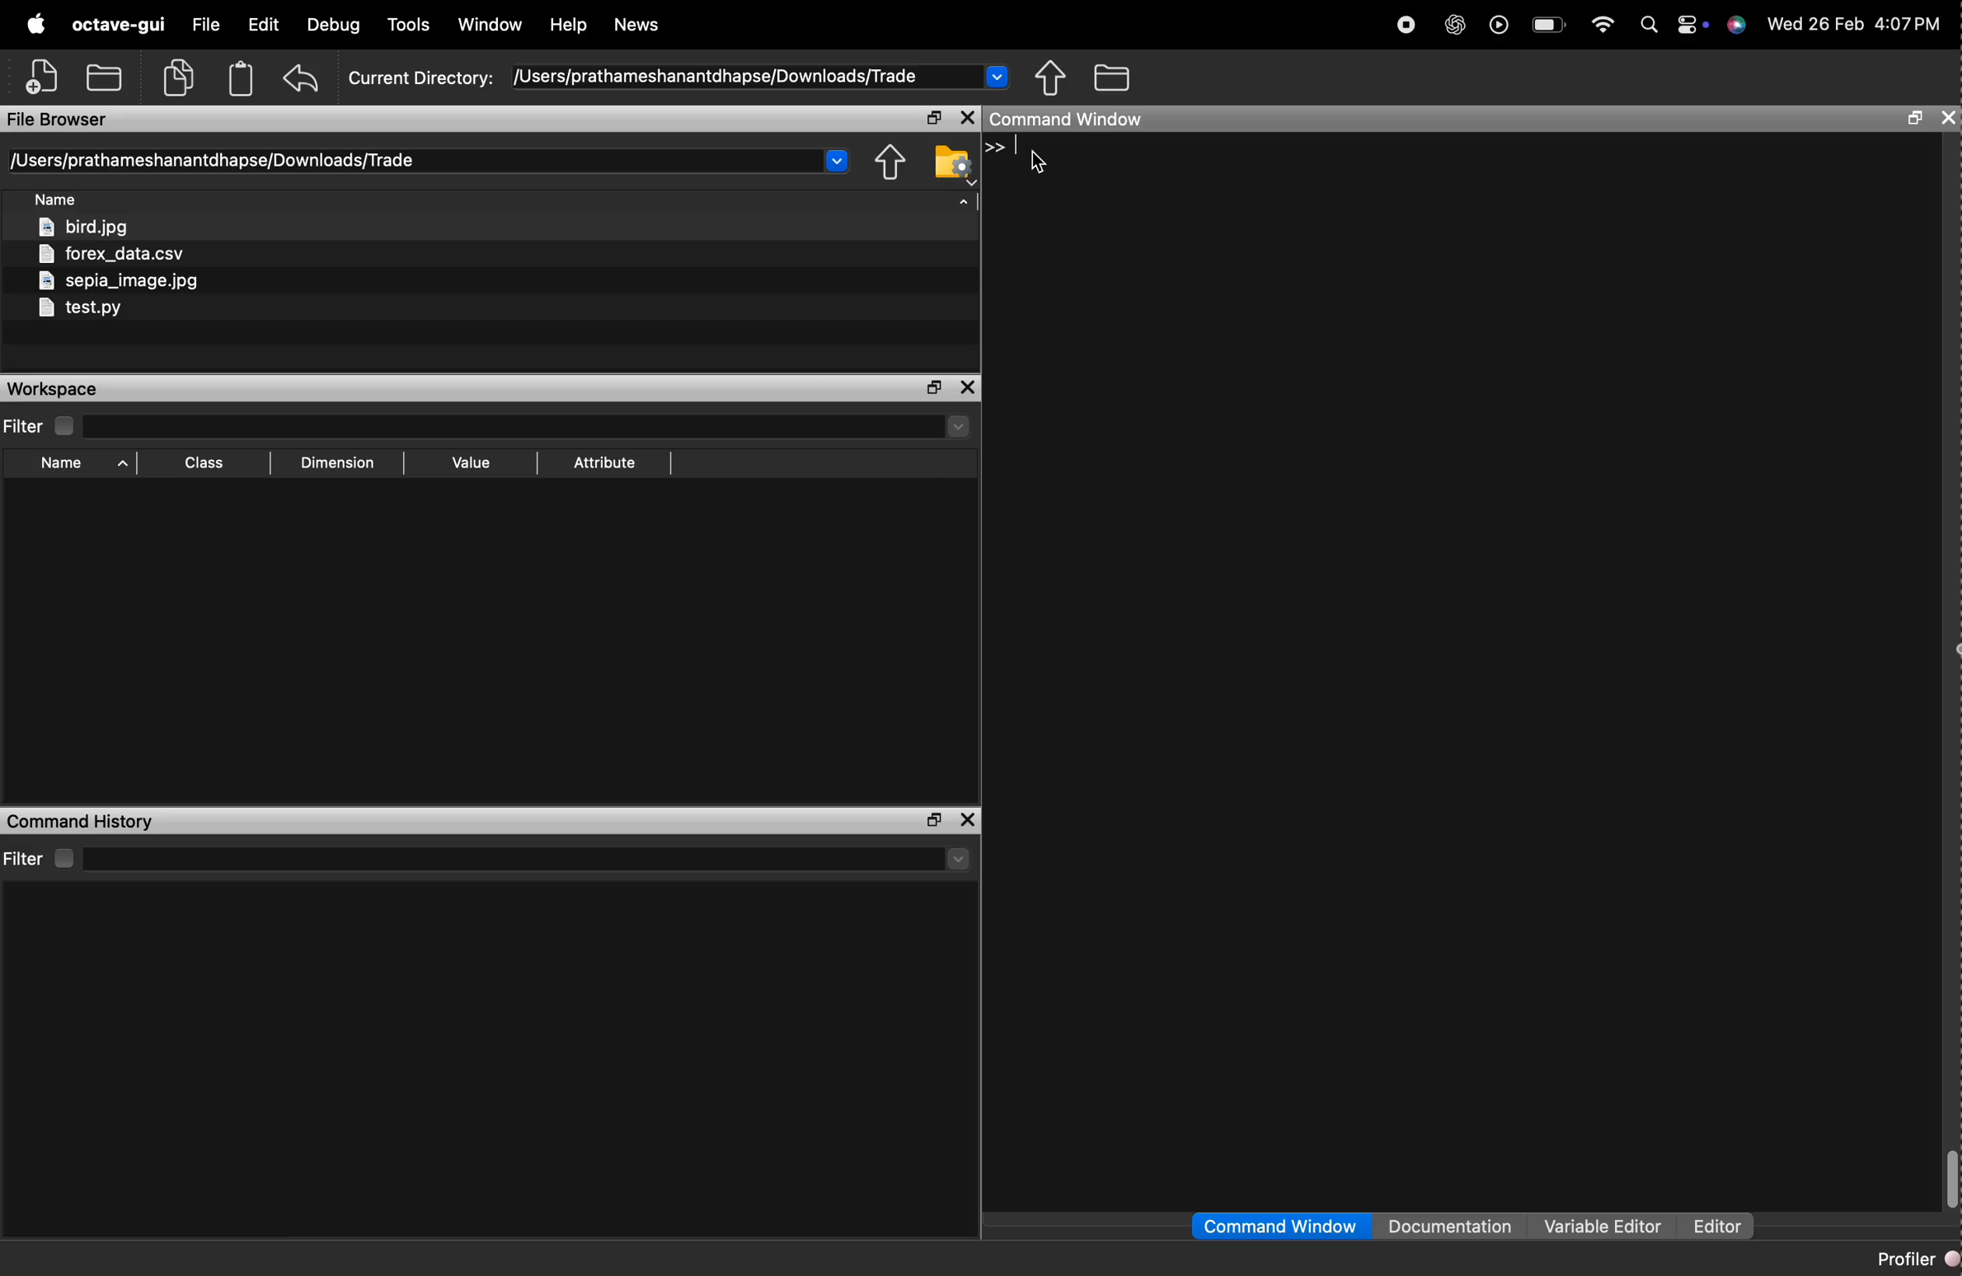 The width and height of the screenshot is (1962, 1276). I want to click on close, so click(969, 390).